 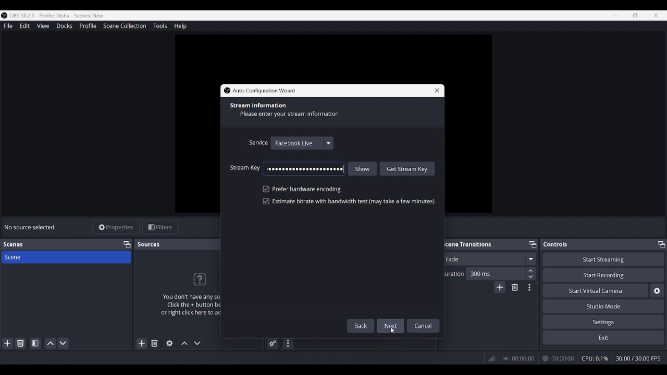 I want to click on Add scene, so click(x=8, y=343).